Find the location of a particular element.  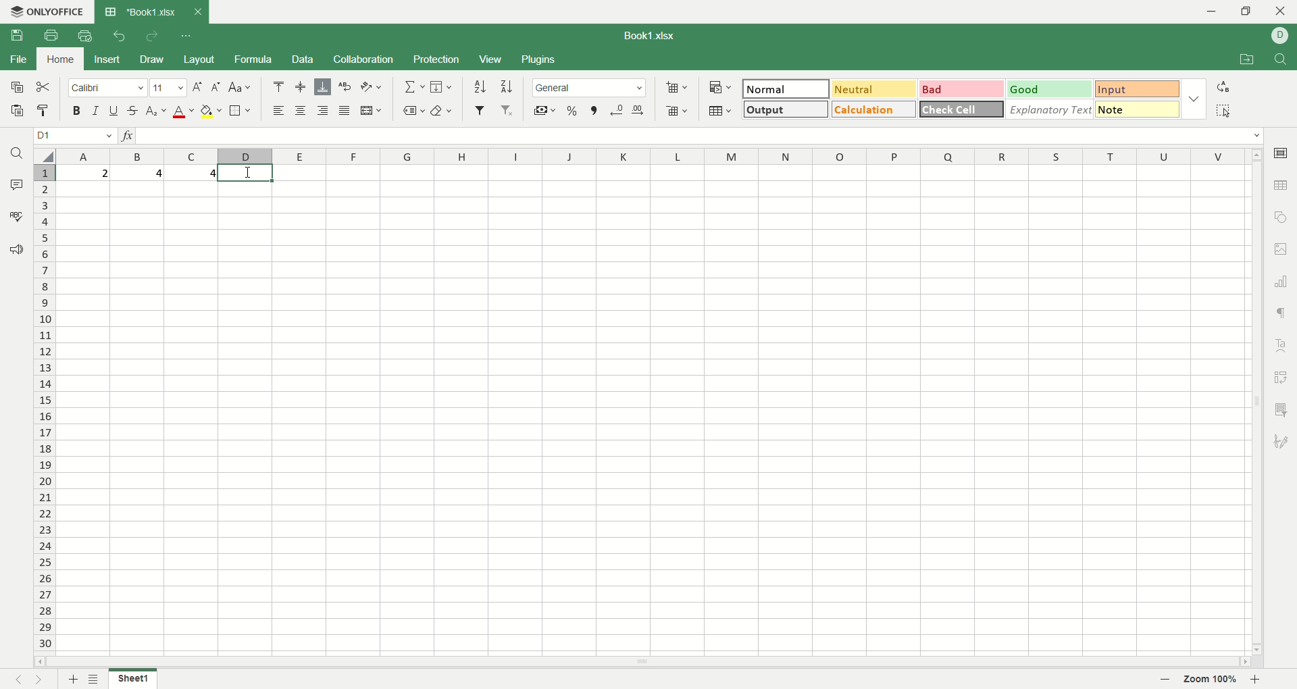

clear is located at coordinates (443, 110).